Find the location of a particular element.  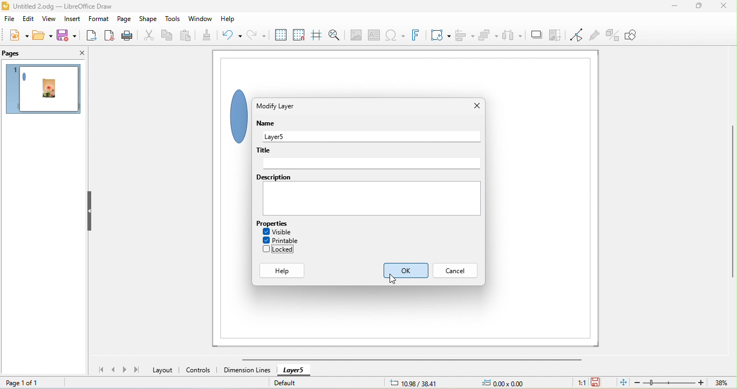

tools is located at coordinates (173, 19).